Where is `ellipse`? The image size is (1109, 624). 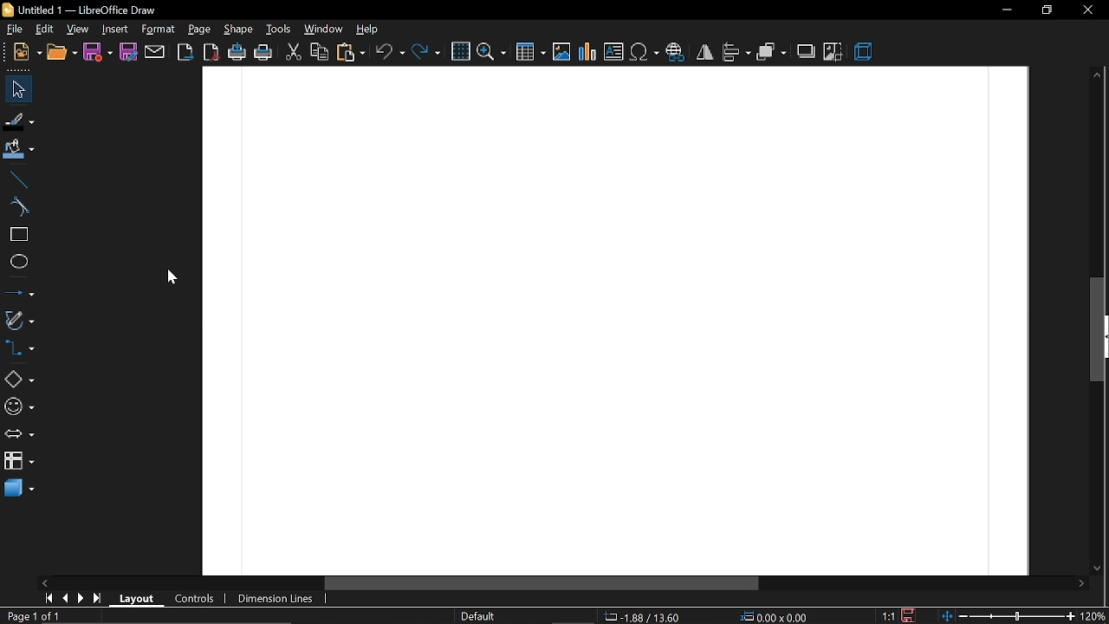 ellipse is located at coordinates (16, 263).